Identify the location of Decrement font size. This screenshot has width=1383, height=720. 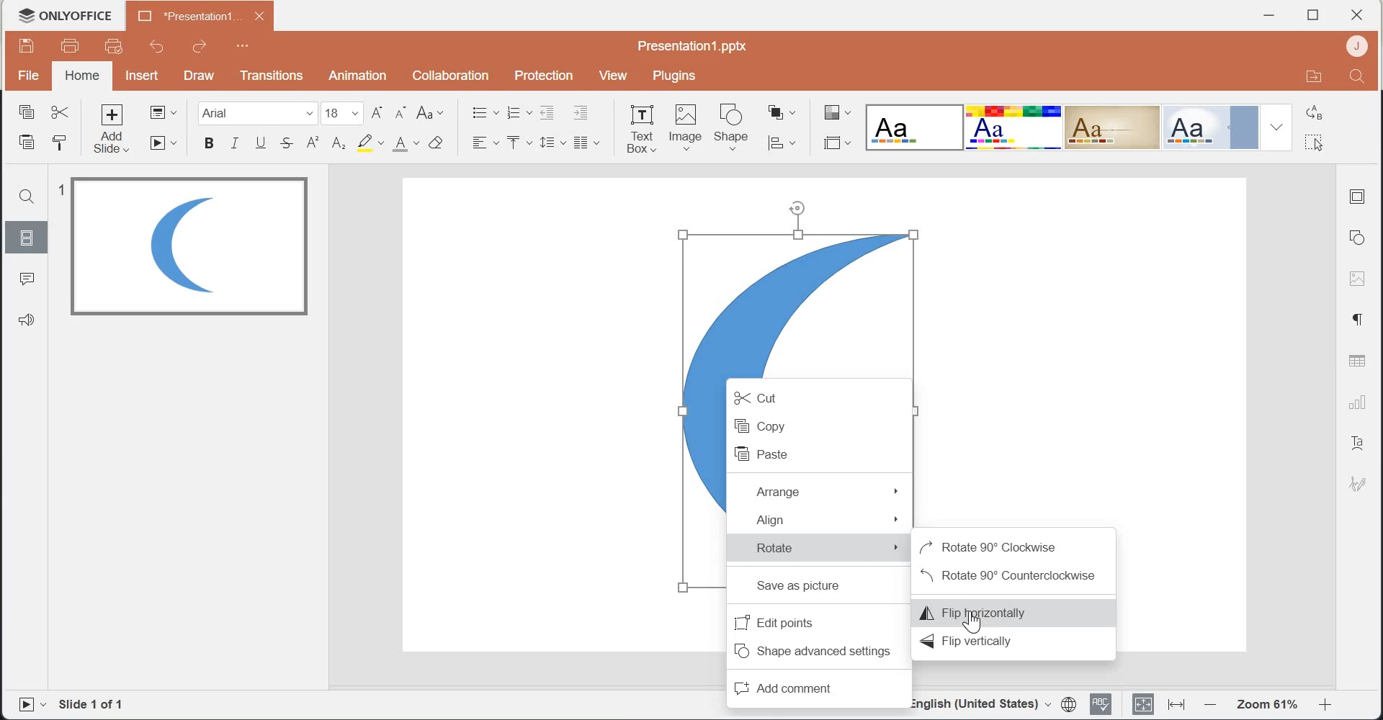
(401, 113).